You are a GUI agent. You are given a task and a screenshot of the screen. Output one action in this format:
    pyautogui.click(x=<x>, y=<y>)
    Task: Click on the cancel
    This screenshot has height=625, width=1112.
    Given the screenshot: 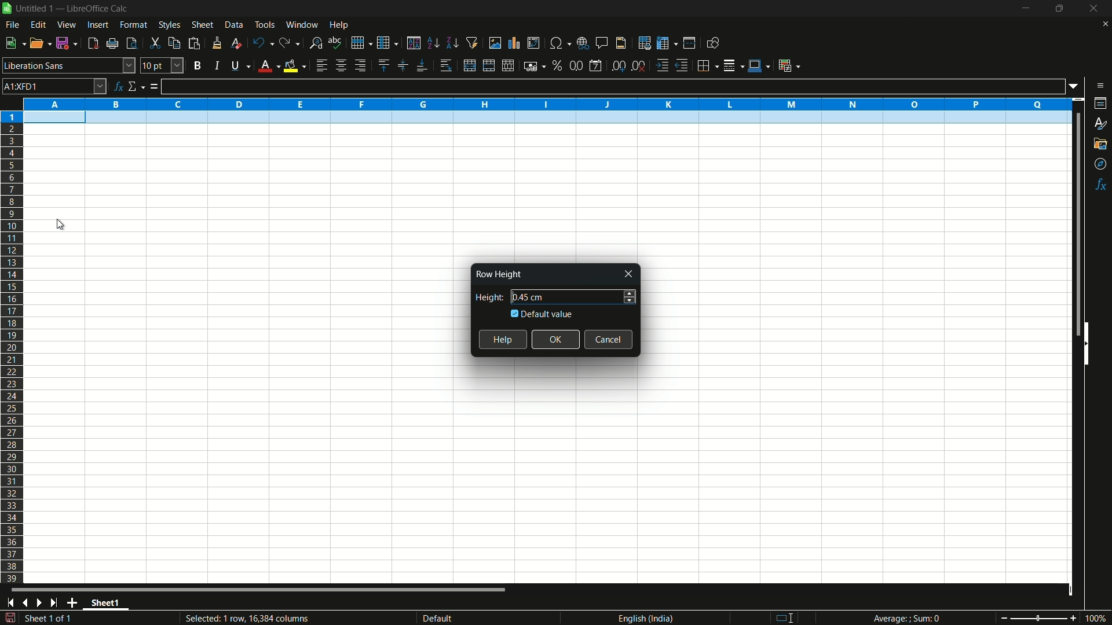 What is the action you would take?
    pyautogui.click(x=609, y=339)
    